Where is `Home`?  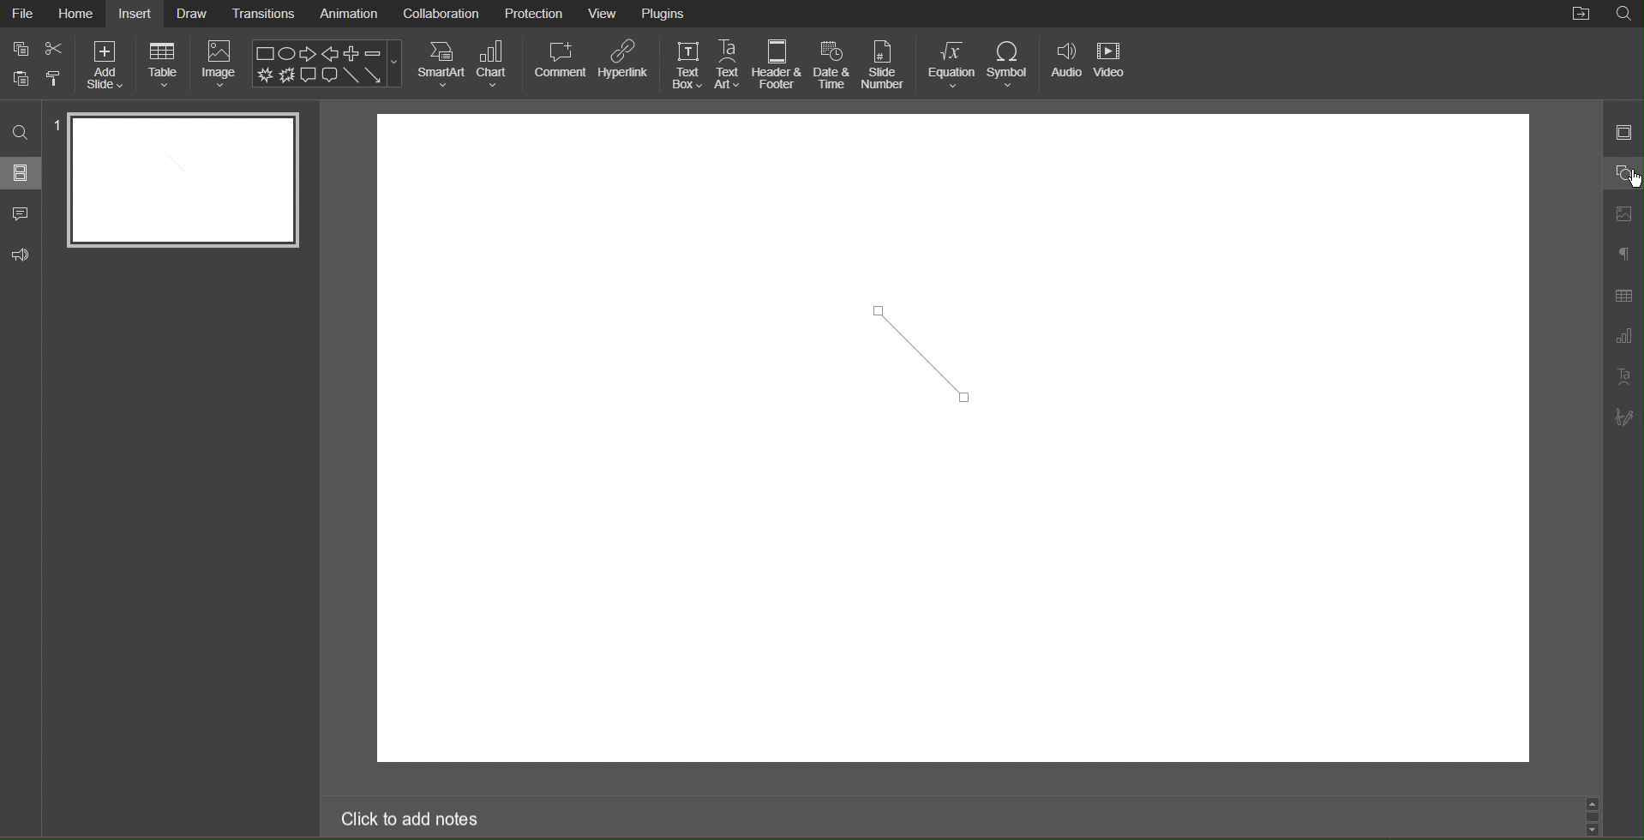 Home is located at coordinates (77, 13).